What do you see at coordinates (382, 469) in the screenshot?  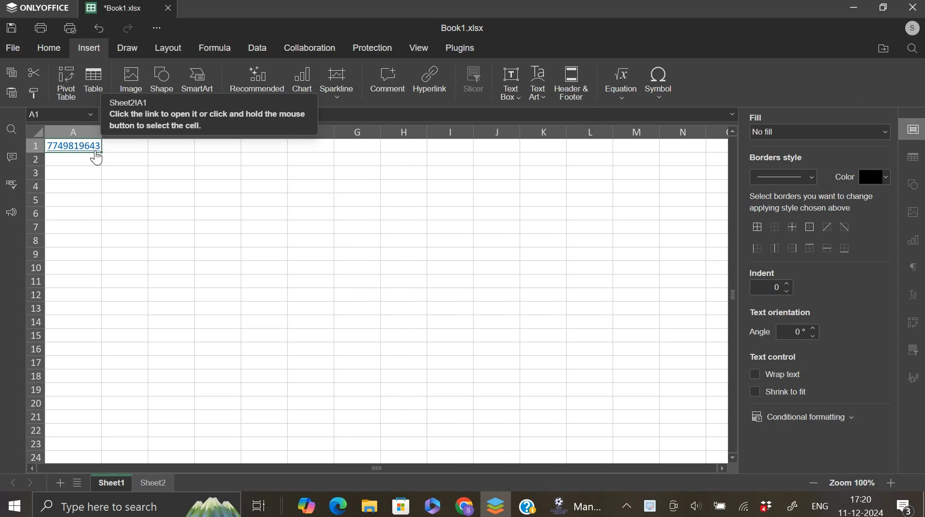 I see `scroll bar` at bounding box center [382, 469].